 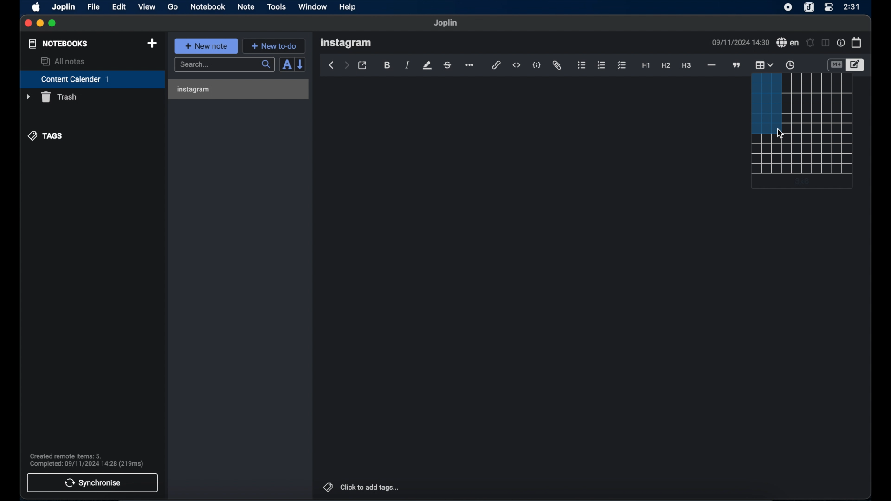 I want to click on hyperlink, so click(x=496, y=64).